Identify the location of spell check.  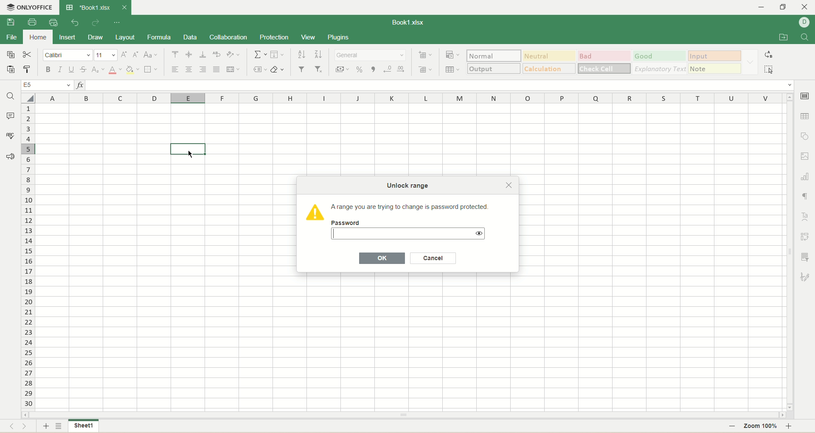
(11, 137).